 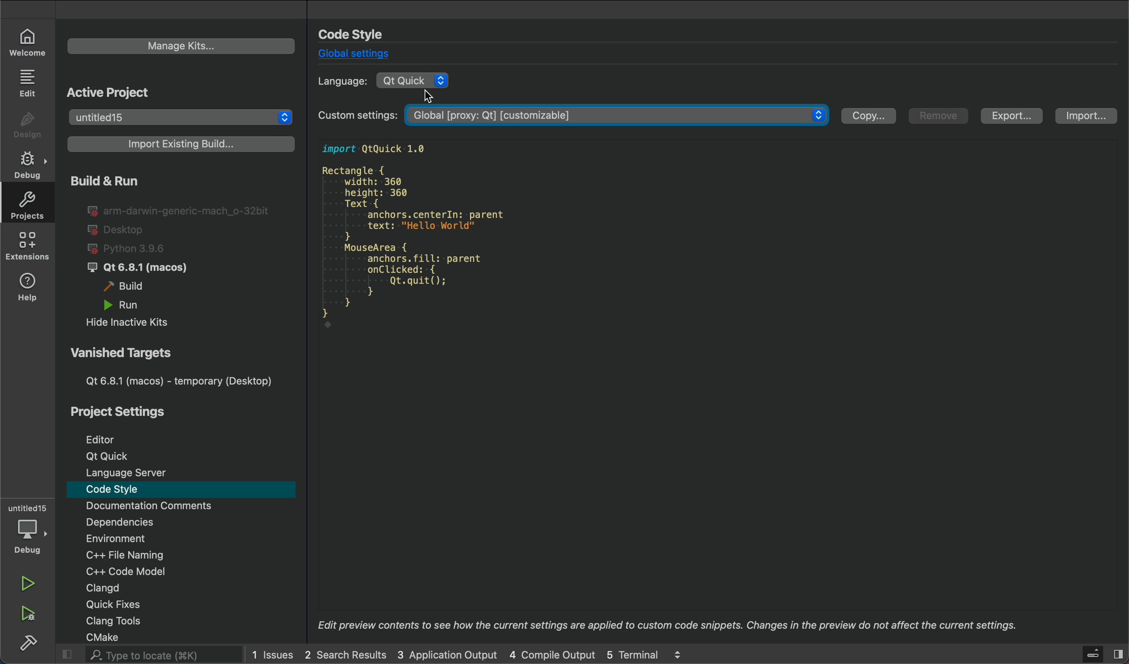 I want to click on build, so click(x=26, y=643).